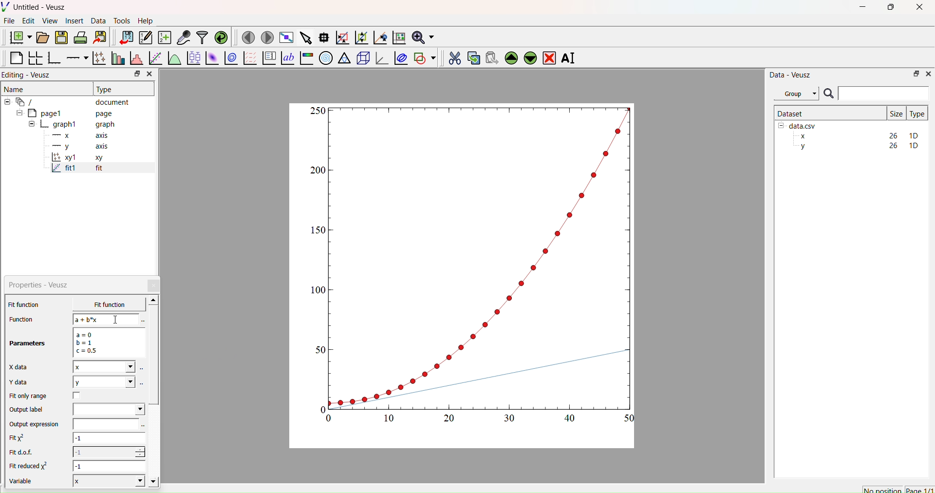 This screenshot has height=493, width=935. I want to click on Scroll , so click(154, 392).